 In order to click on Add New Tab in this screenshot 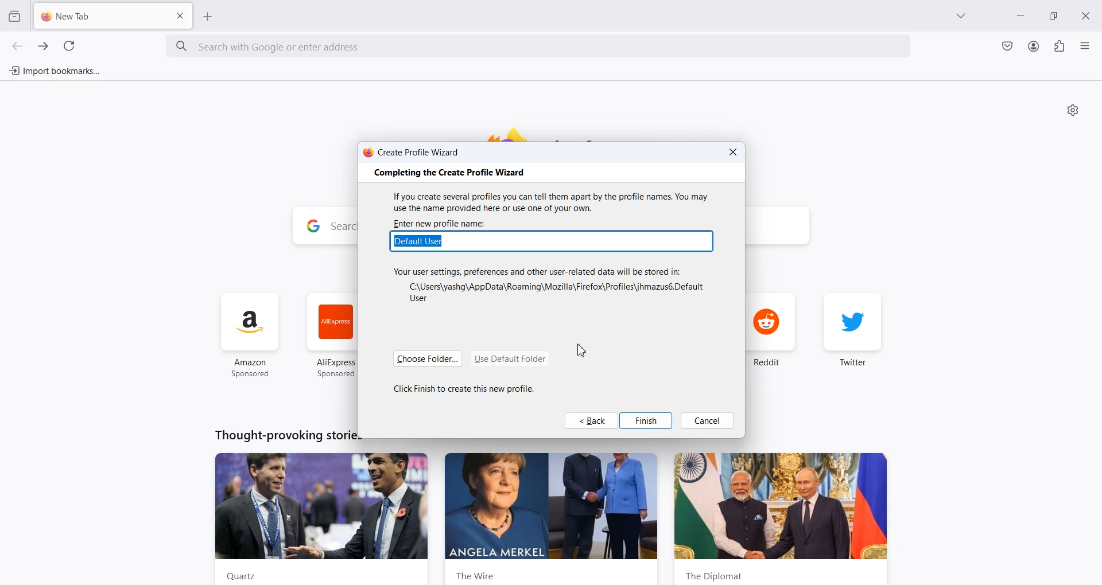, I will do `click(208, 16)`.